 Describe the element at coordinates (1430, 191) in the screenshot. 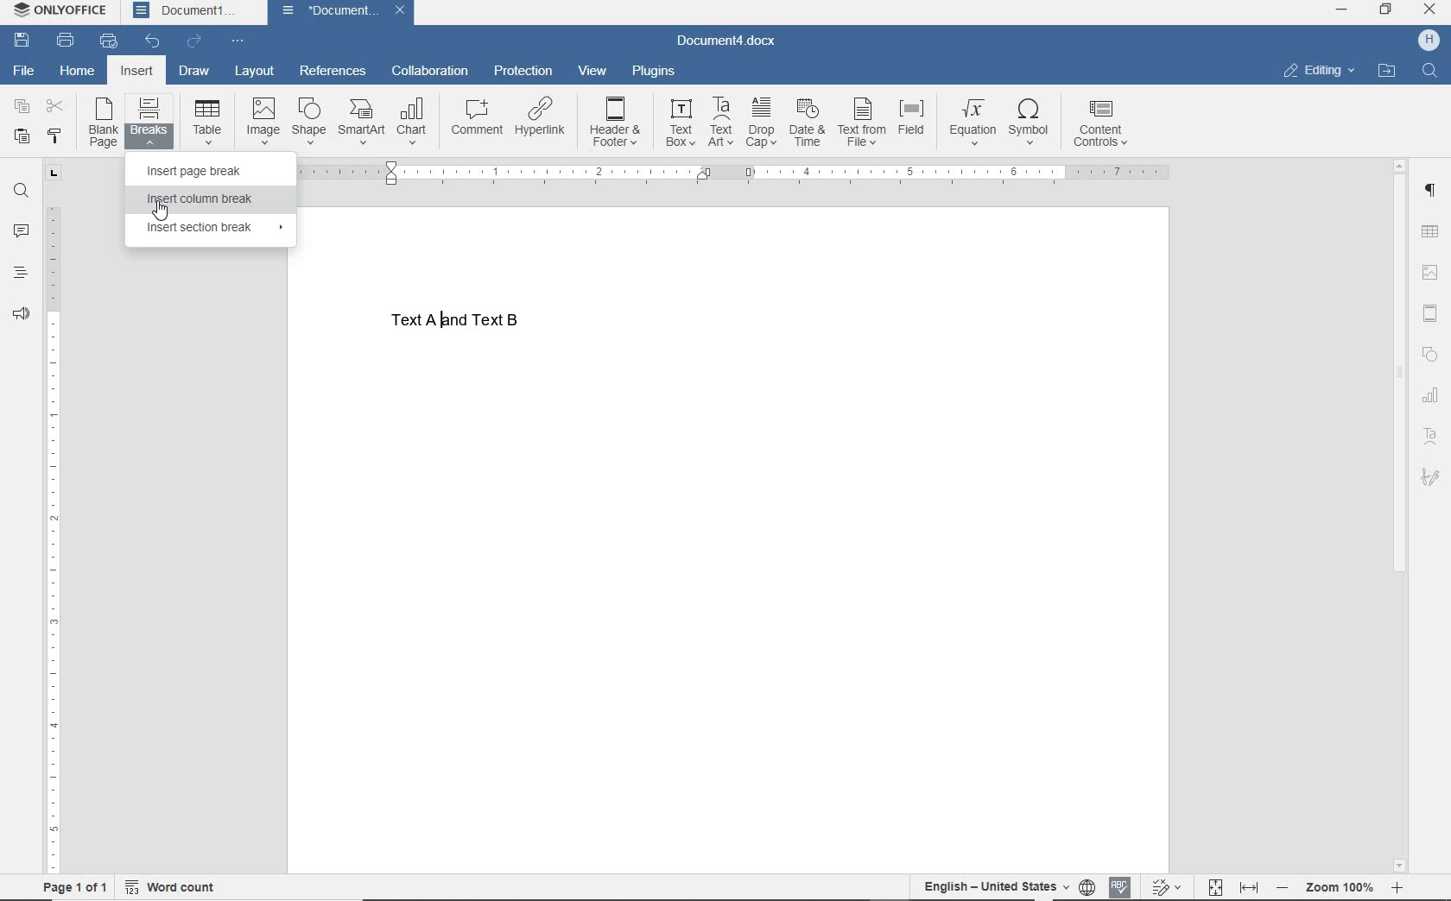

I see `PARAGRAPH SETTINGS` at that location.